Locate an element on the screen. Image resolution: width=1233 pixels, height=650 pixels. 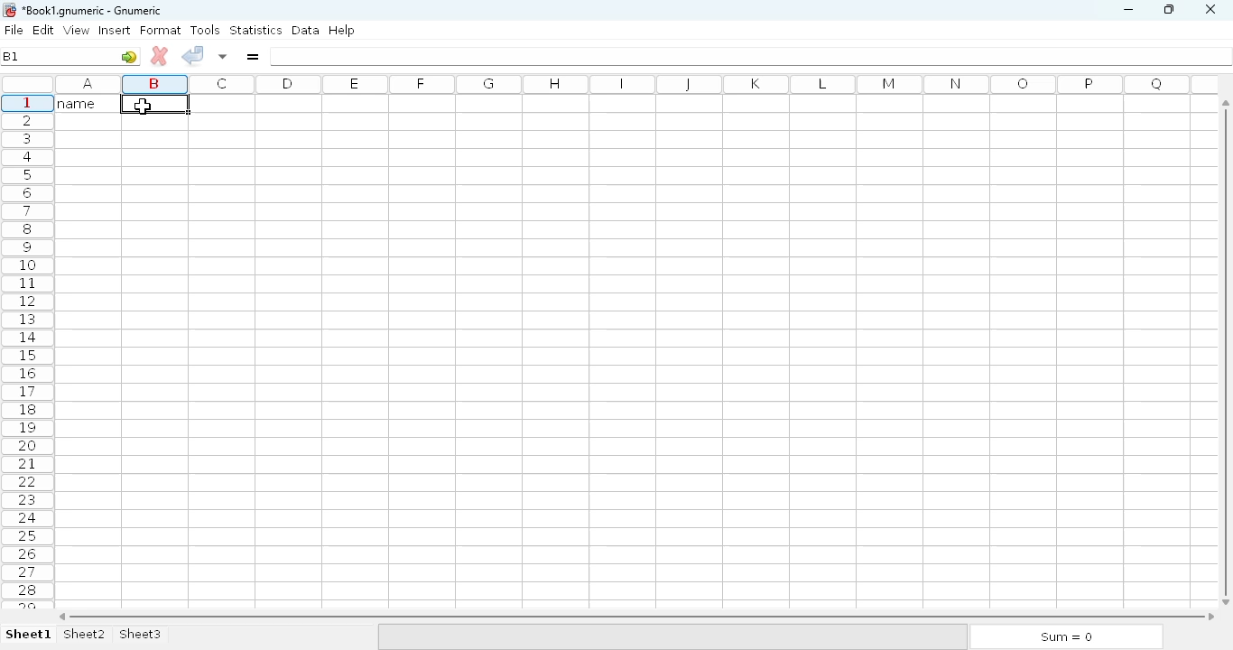
help is located at coordinates (341, 31).